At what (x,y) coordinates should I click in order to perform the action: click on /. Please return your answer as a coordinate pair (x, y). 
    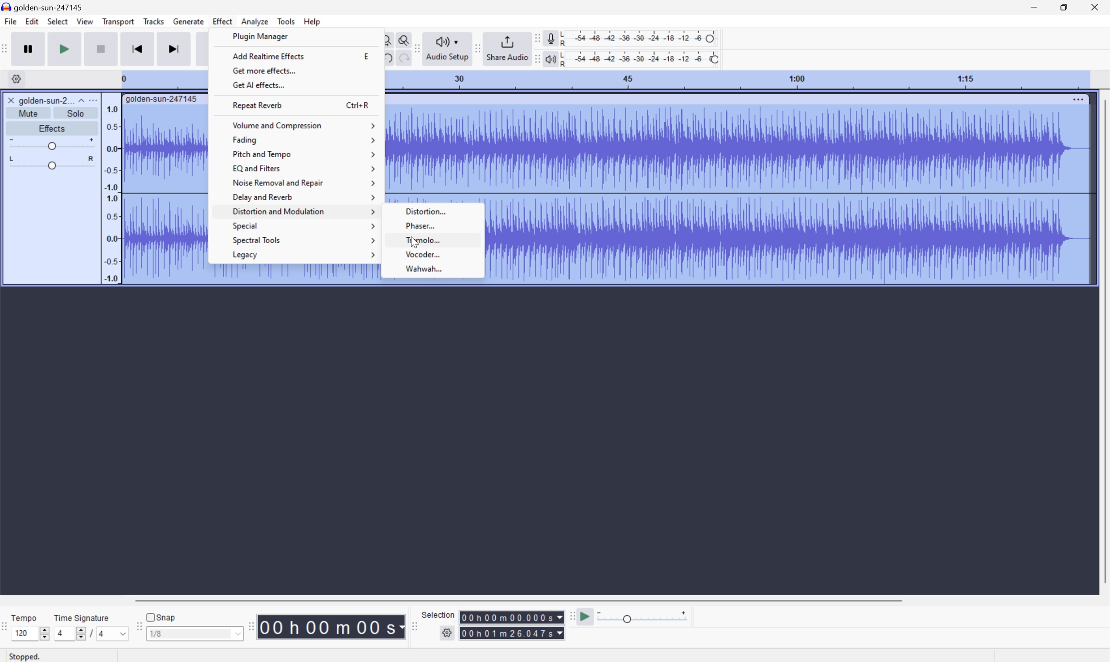
    Looking at the image, I should click on (91, 633).